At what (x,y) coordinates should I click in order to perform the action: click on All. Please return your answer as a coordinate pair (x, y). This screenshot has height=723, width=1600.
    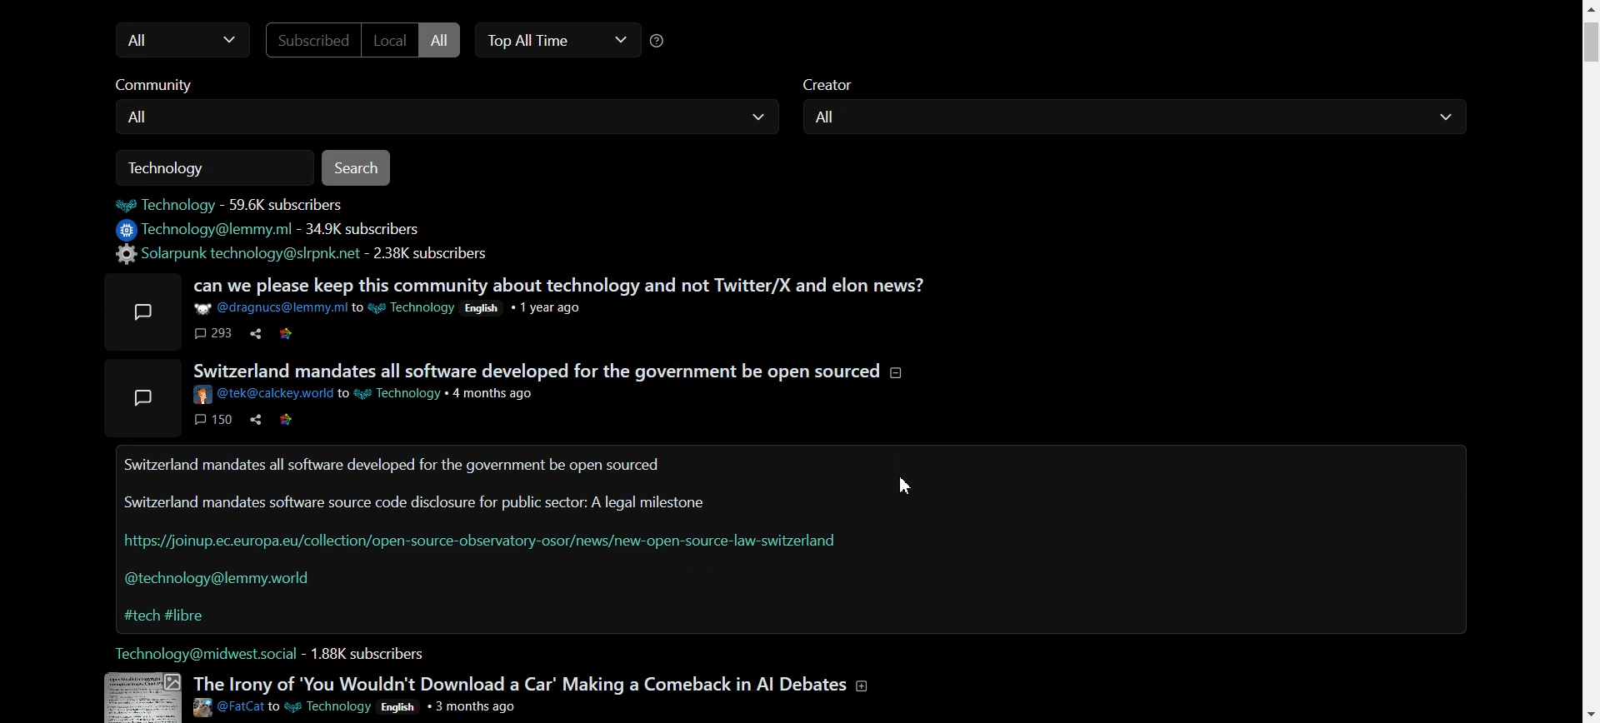
    Looking at the image, I should click on (443, 39).